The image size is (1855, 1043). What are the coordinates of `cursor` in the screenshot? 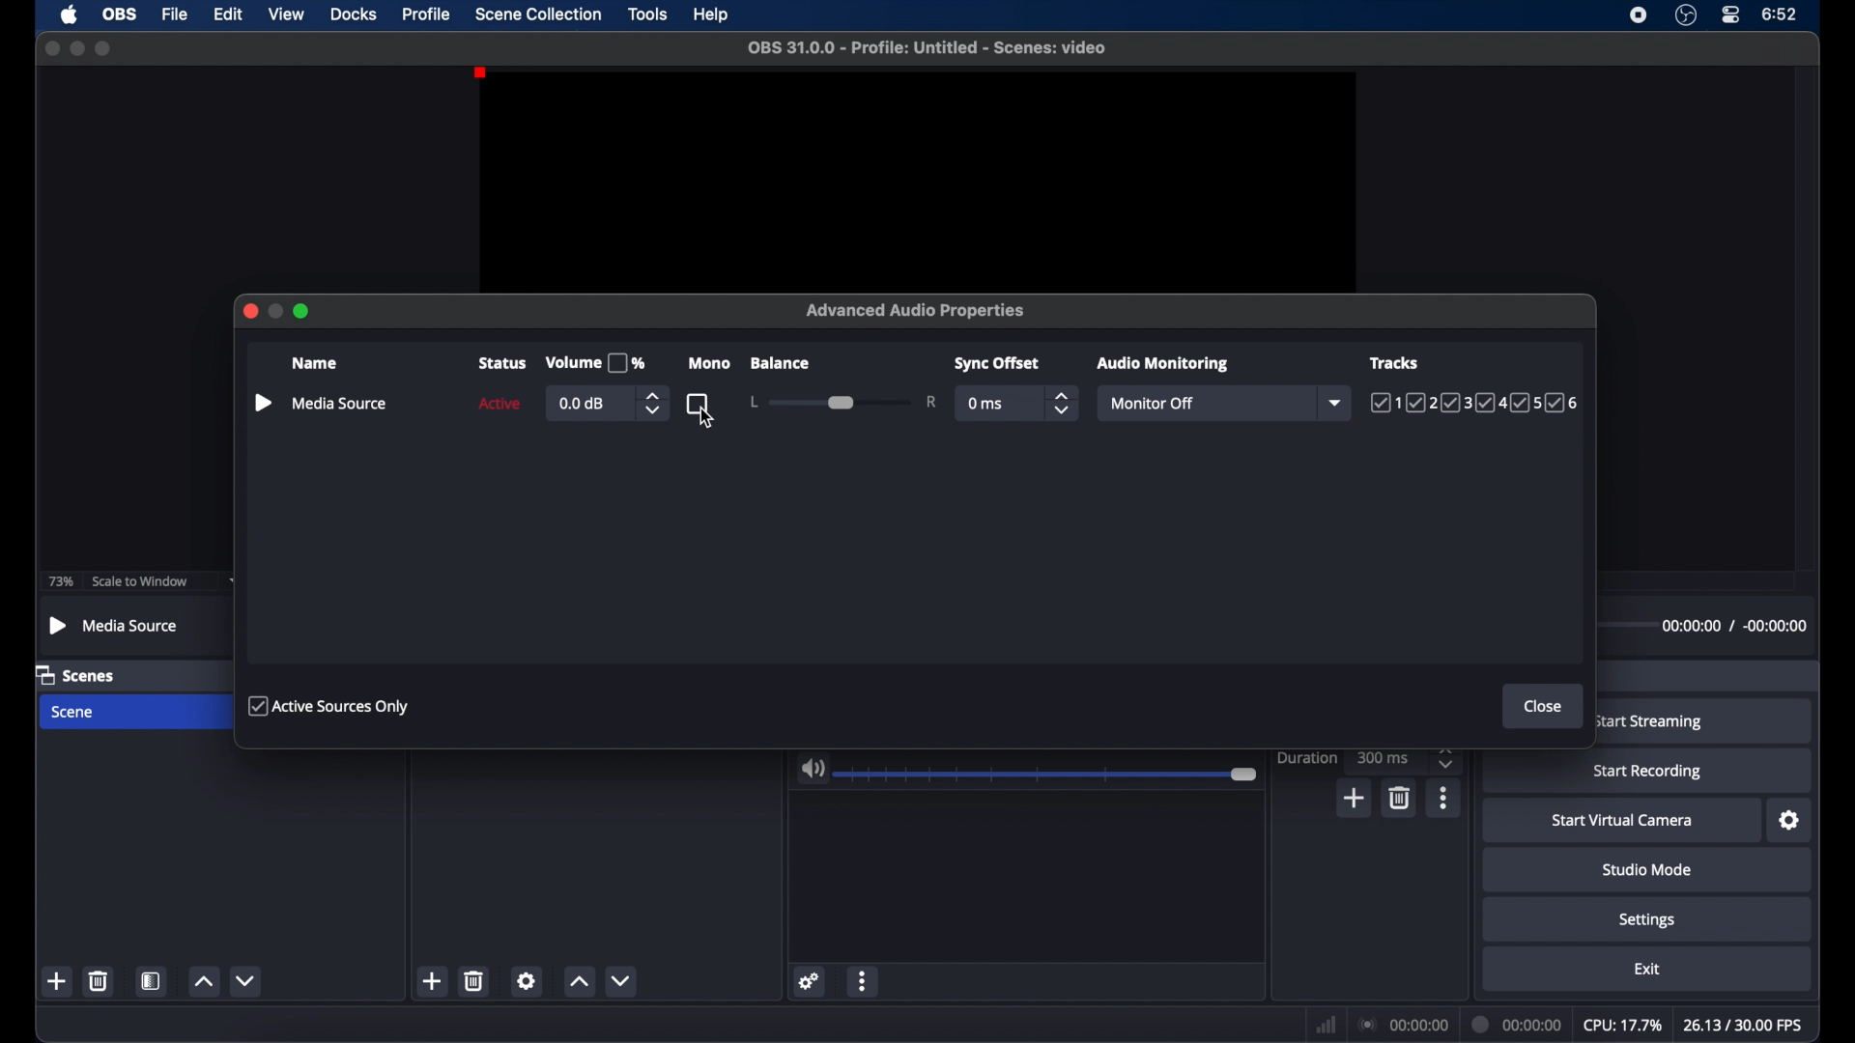 It's located at (706, 421).